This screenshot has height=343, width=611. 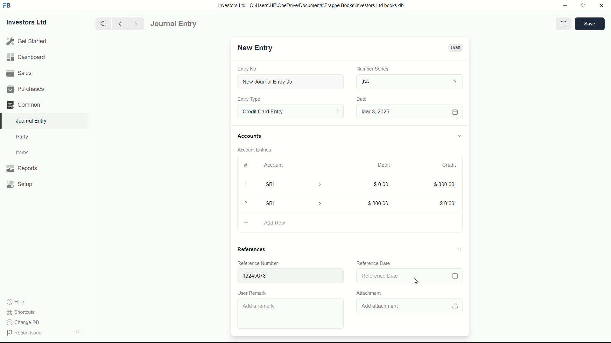 I want to click on New Journal Entry 05, so click(x=291, y=82).